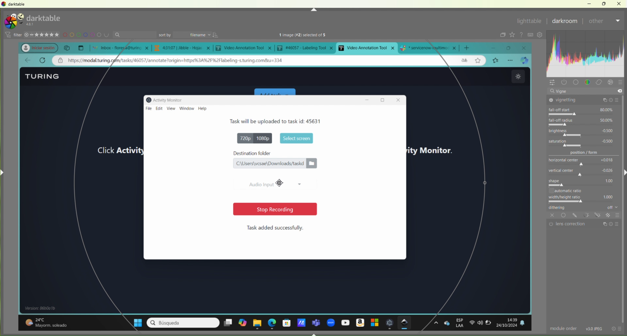 The width and height of the screenshot is (627, 336). What do you see at coordinates (430, 47) in the screenshot?
I see `tab` at bounding box center [430, 47].